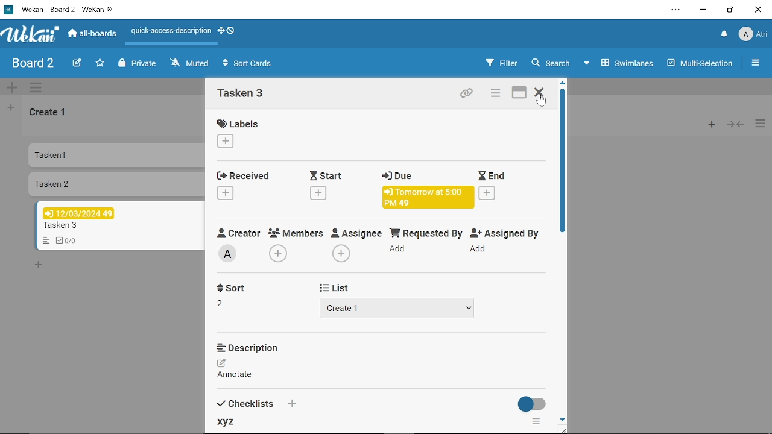  Describe the element at coordinates (48, 112) in the screenshot. I see `Create 1` at that location.